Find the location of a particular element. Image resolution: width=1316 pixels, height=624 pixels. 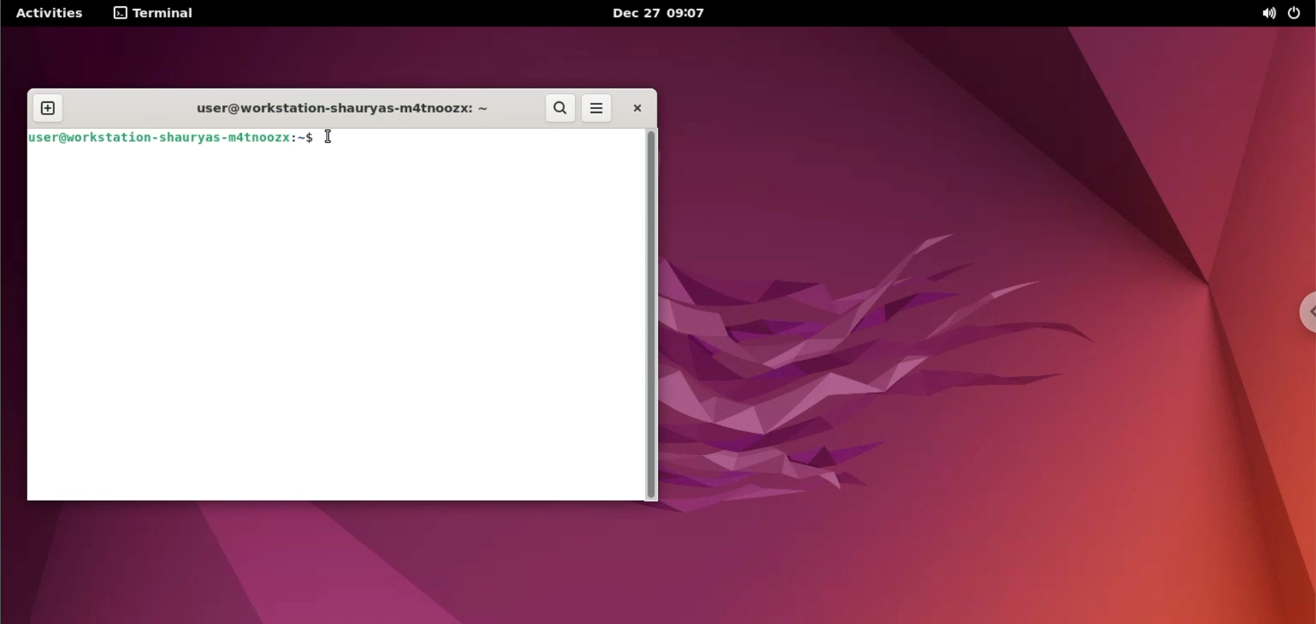

Activities is located at coordinates (51, 12).